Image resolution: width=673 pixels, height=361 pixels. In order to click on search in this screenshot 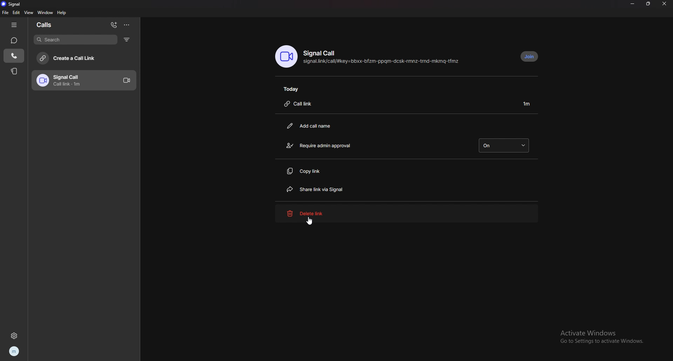, I will do `click(75, 39)`.